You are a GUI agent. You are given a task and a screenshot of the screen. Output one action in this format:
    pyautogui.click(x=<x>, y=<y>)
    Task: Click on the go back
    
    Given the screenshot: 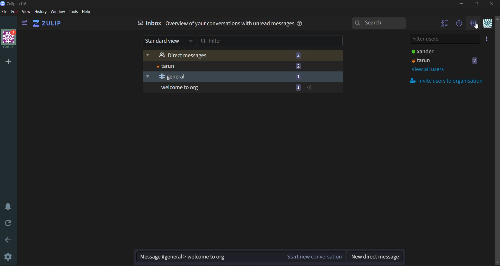 What is the action you would take?
    pyautogui.click(x=6, y=241)
    